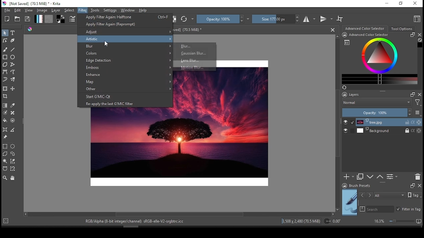 This screenshot has width=424, height=238. Describe the element at coordinates (15, 57) in the screenshot. I see `ellipse tool` at that location.